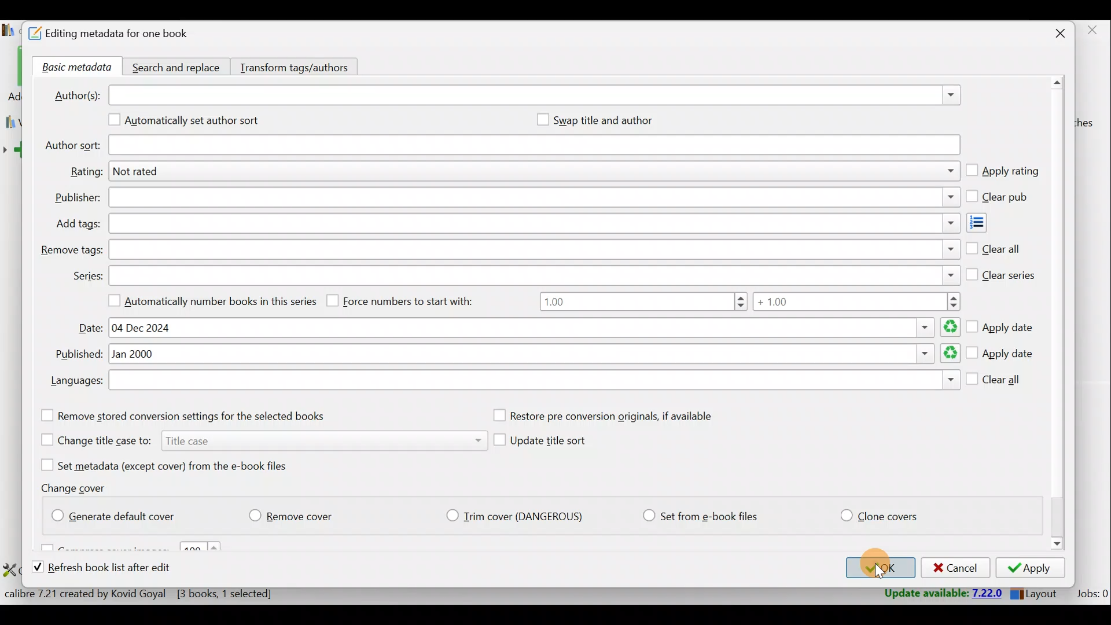 The image size is (1111, 625). I want to click on Remove tags:, so click(71, 251).